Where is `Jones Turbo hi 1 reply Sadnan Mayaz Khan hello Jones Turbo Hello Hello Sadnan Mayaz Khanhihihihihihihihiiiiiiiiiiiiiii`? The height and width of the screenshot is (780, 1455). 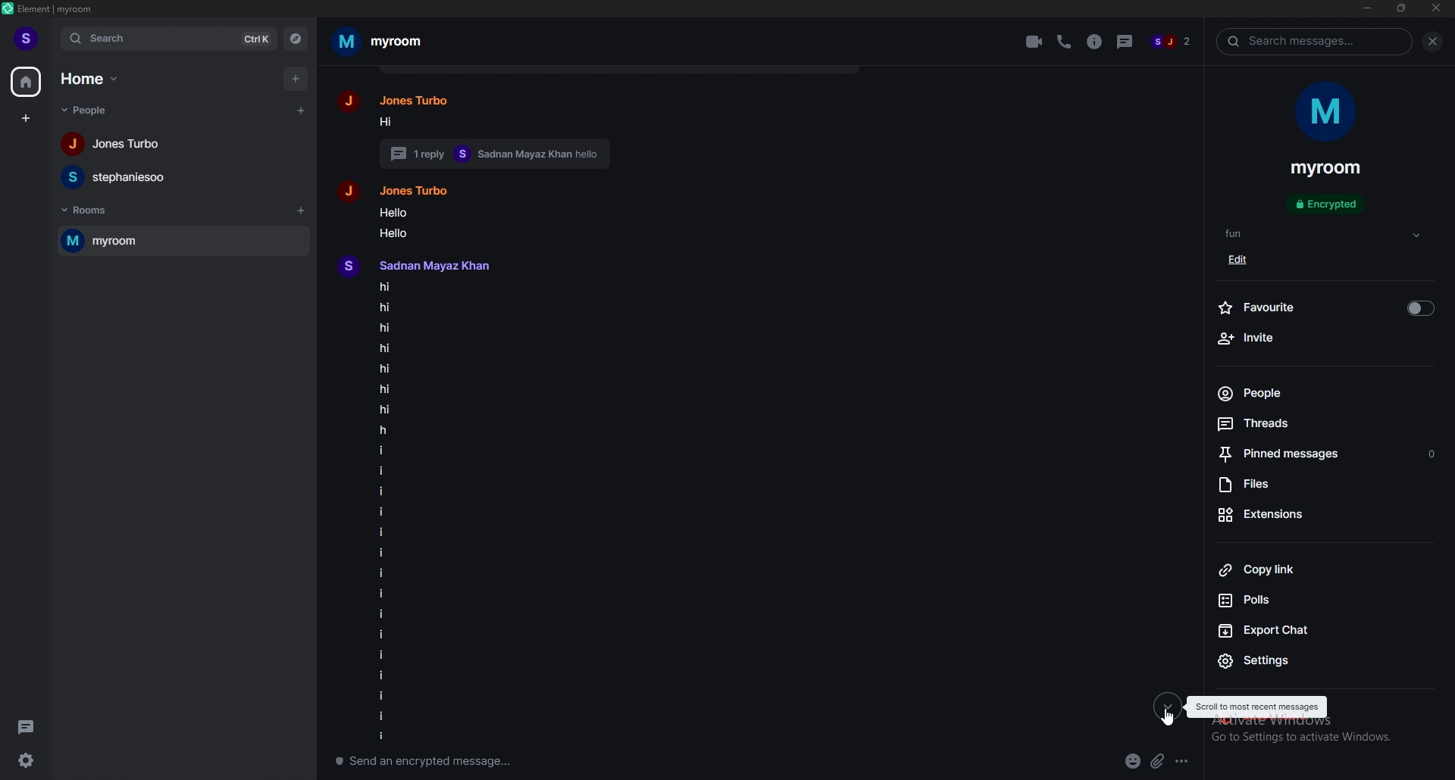 Jones Turbo hi 1 reply Sadnan Mayaz Khan hello Jones Turbo Hello Hello Sadnan Mayaz Khanhihihihihihihihiiiiiiiiiiiiiii is located at coordinates (497, 414).